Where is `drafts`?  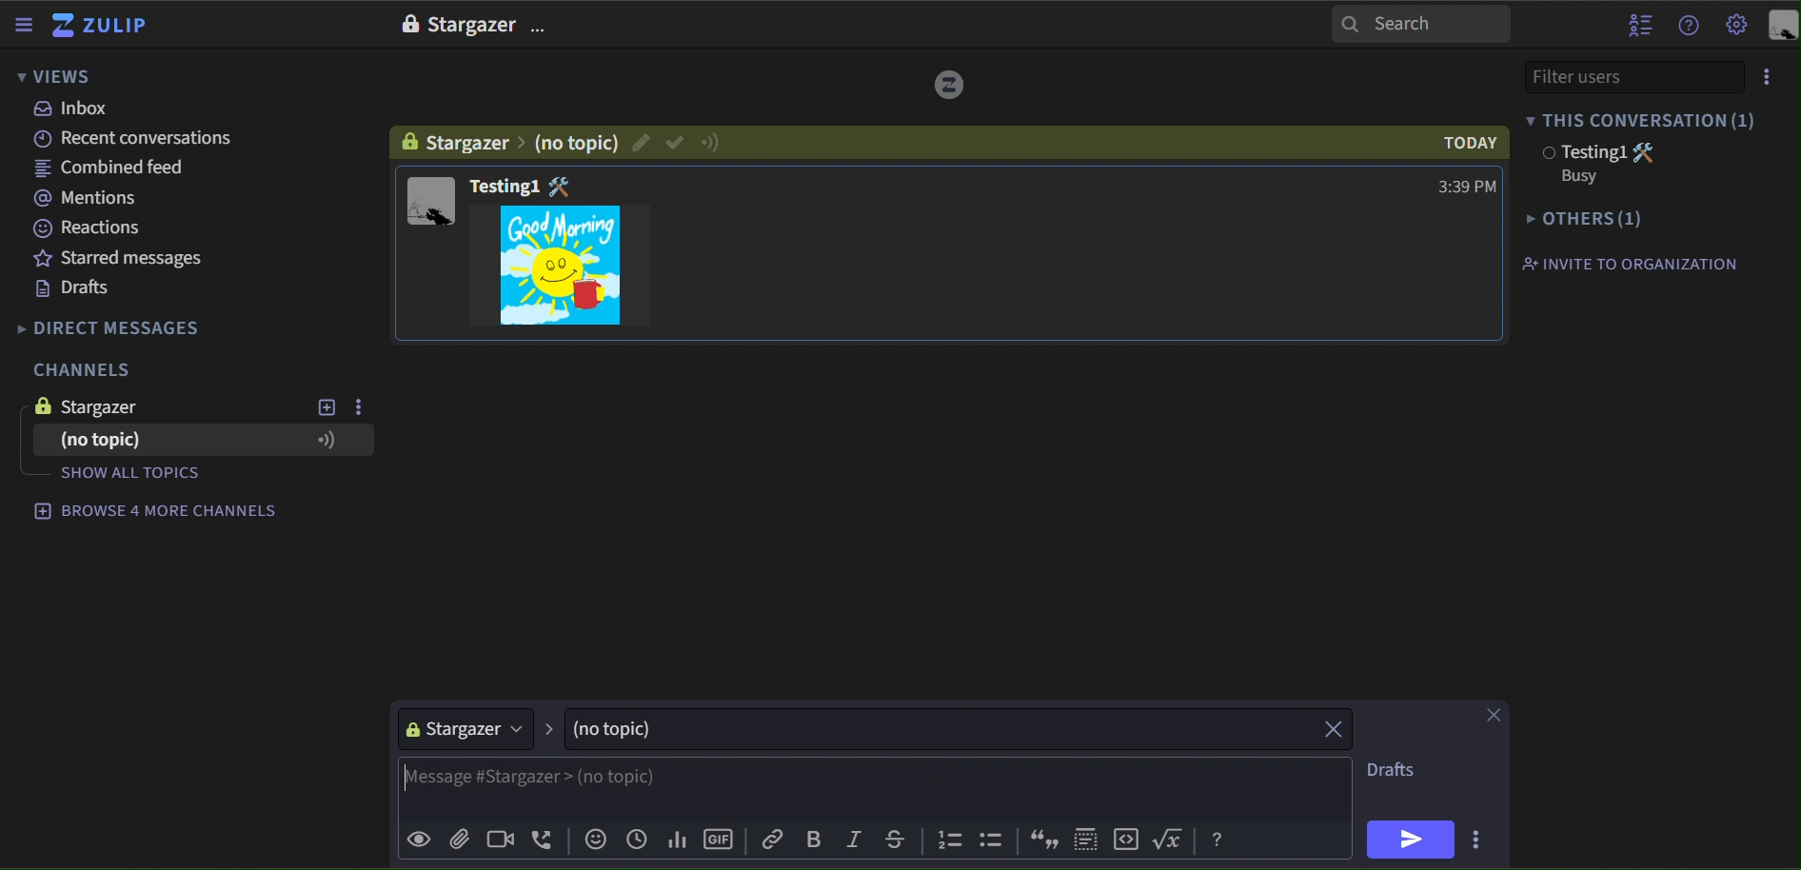
drafts is located at coordinates (73, 289).